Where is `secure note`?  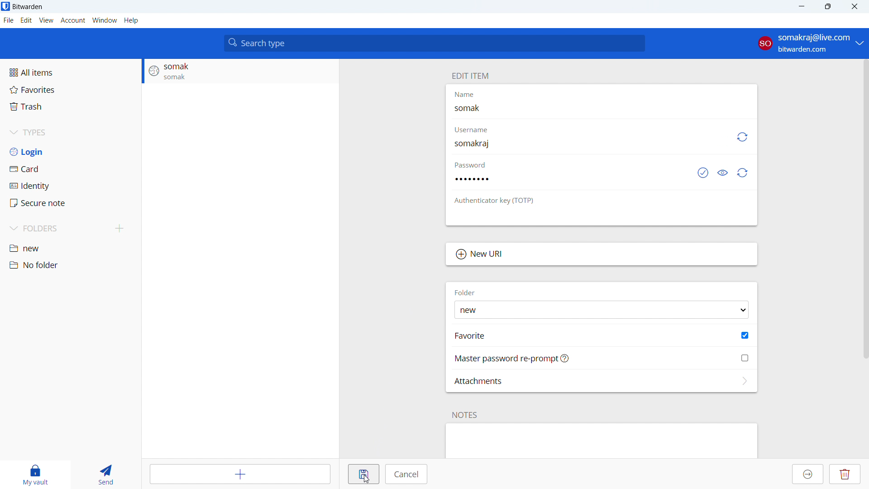
secure note is located at coordinates (71, 203).